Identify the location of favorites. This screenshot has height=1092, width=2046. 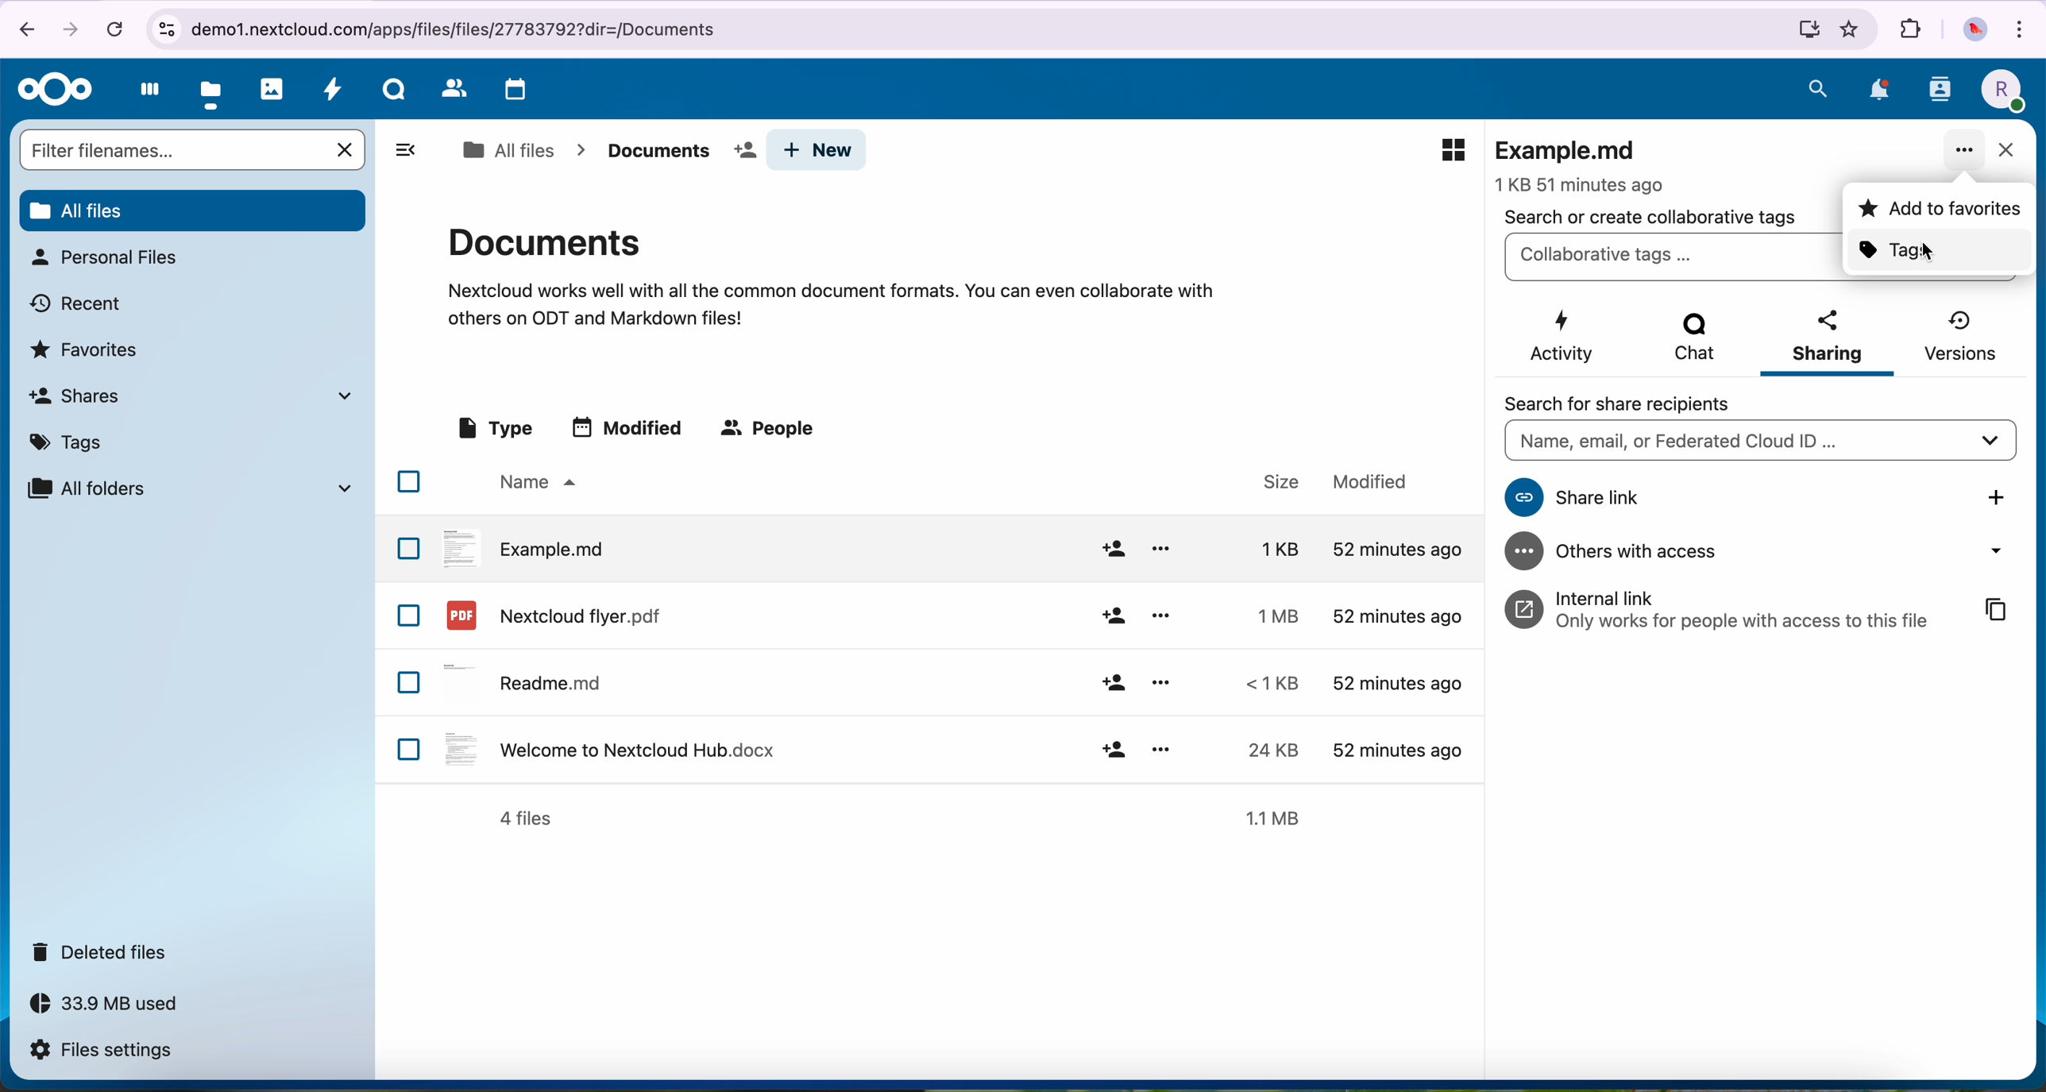
(1851, 29).